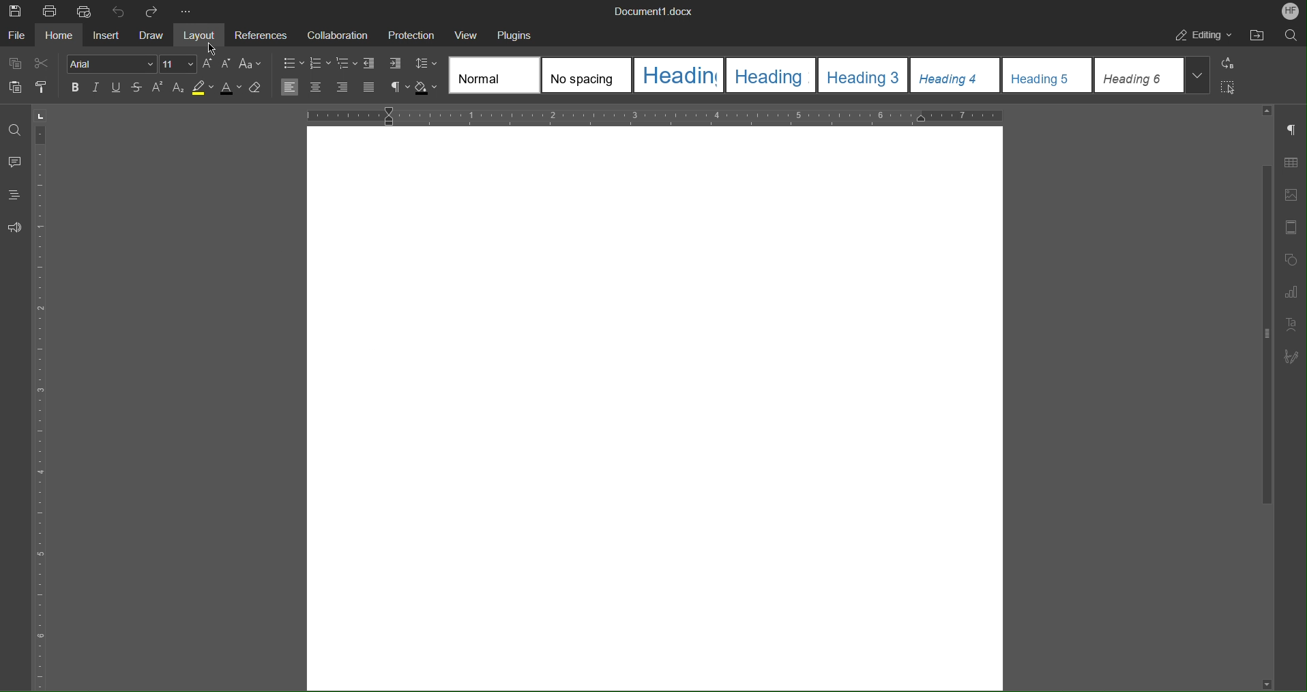 The image size is (1307, 692). What do you see at coordinates (428, 88) in the screenshot?
I see `Shadow` at bounding box center [428, 88].